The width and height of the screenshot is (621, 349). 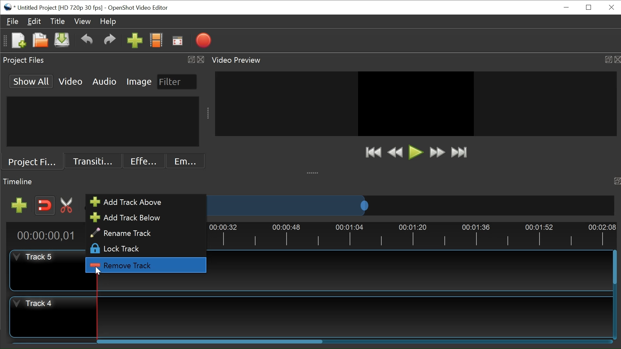 I want to click on Filter, so click(x=176, y=82).